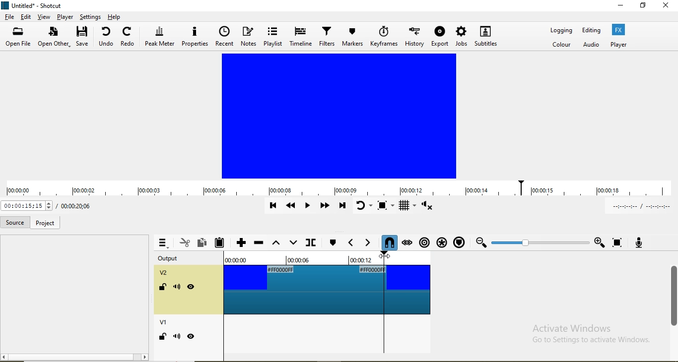 The image size is (678, 362). I want to click on open file, so click(20, 38).